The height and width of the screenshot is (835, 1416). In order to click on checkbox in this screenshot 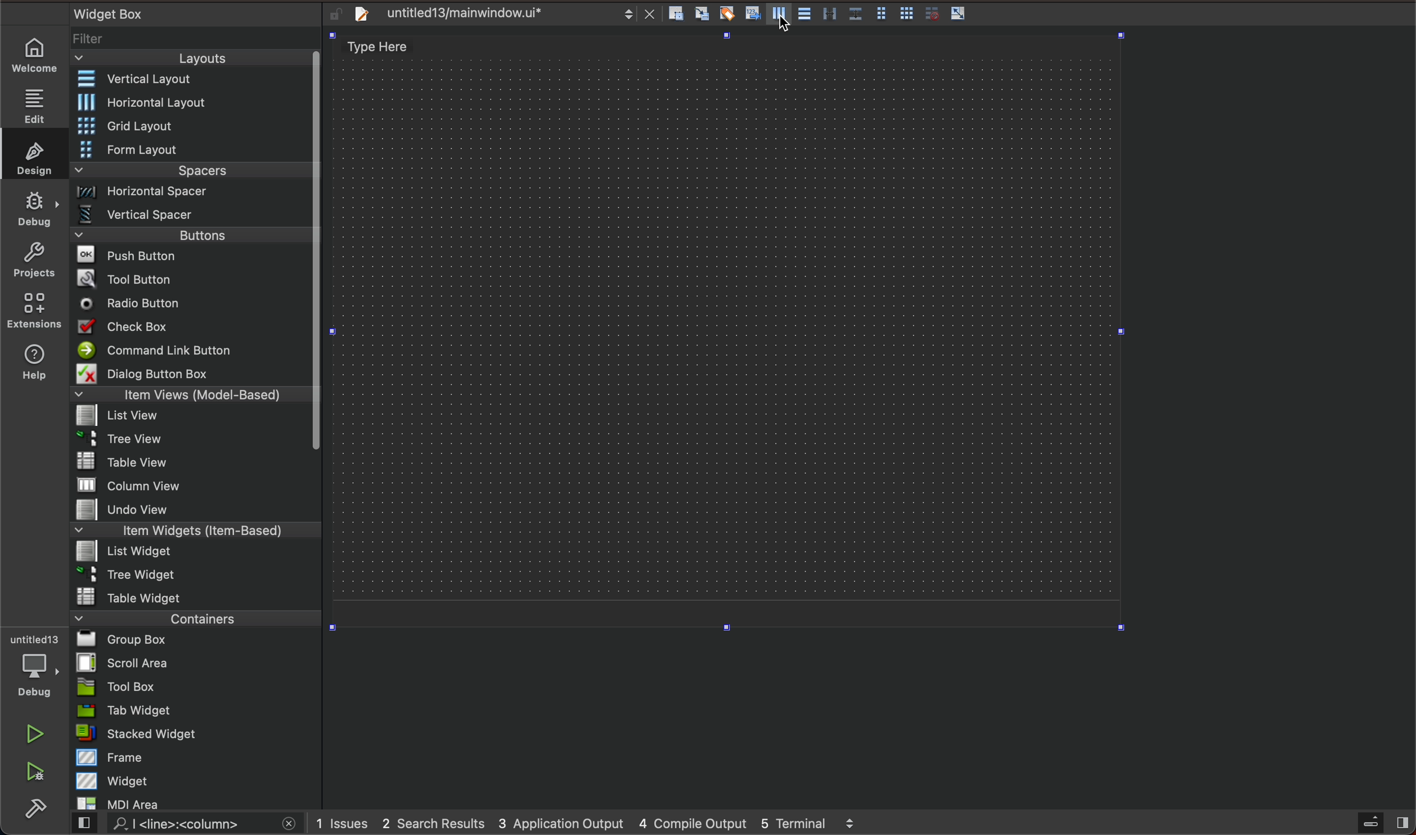, I will do `click(194, 327)`.